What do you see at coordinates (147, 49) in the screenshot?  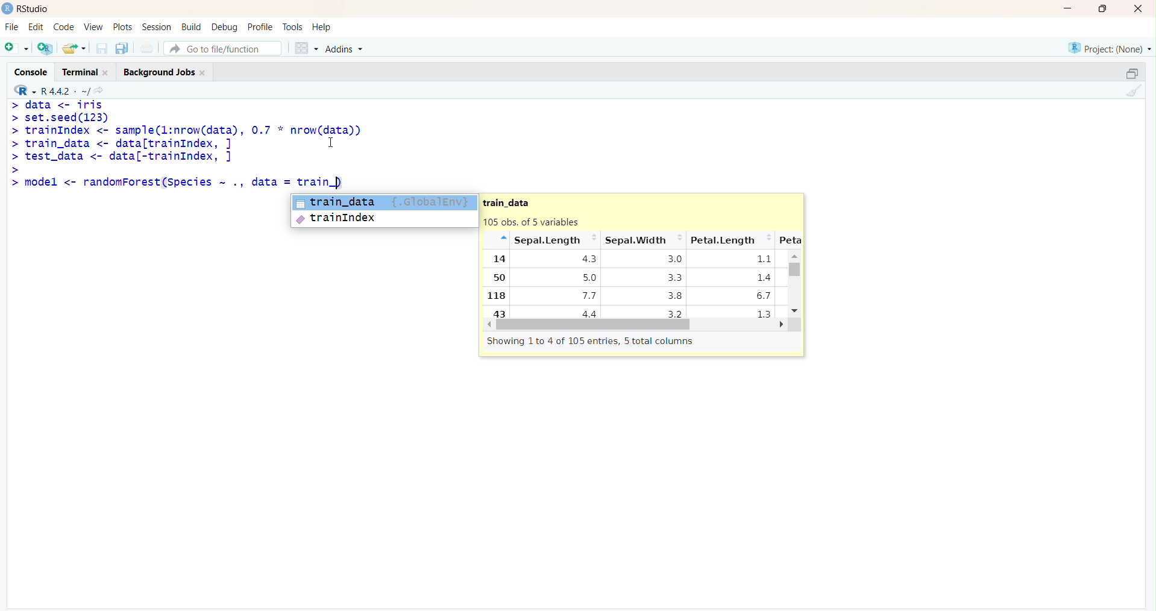 I see `Print the current file` at bounding box center [147, 49].